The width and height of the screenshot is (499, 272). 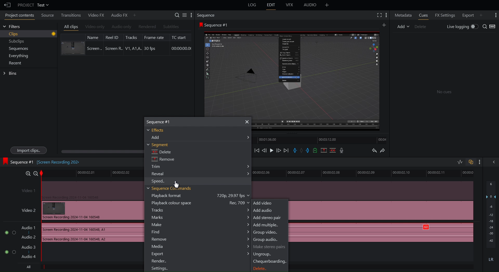 I want to click on Tracks, so click(x=201, y=210).